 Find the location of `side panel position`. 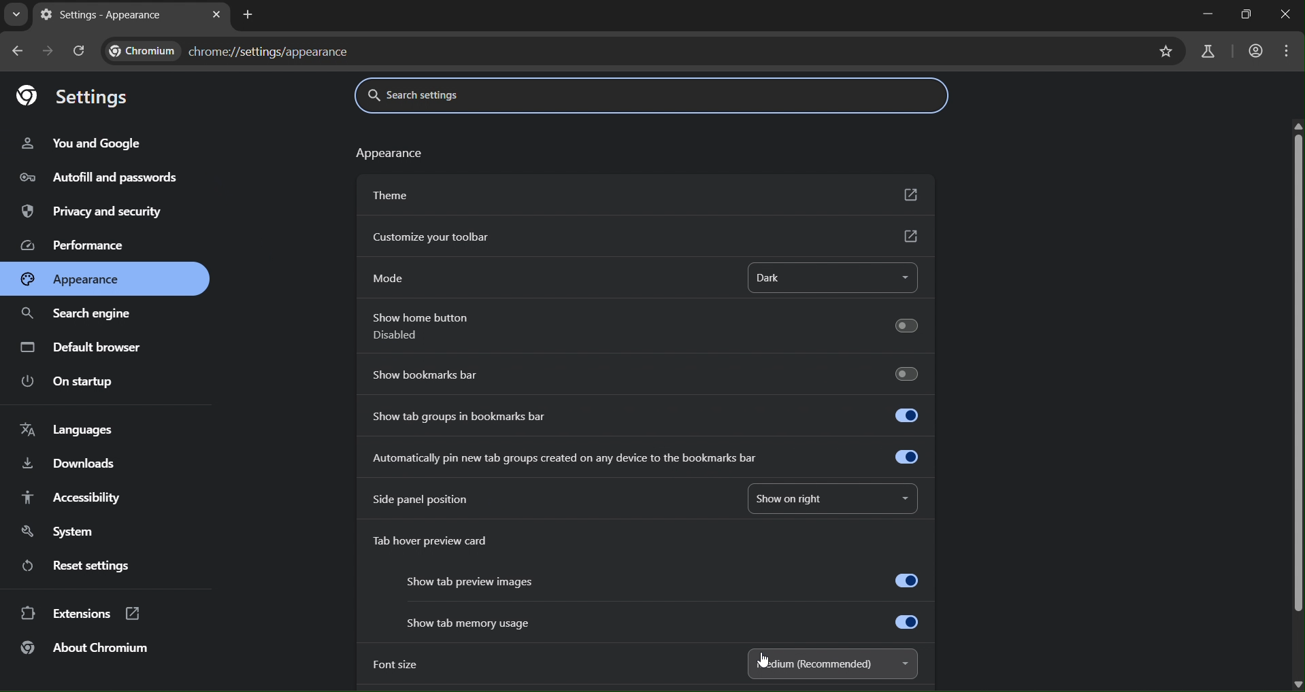

side panel position is located at coordinates (432, 498).